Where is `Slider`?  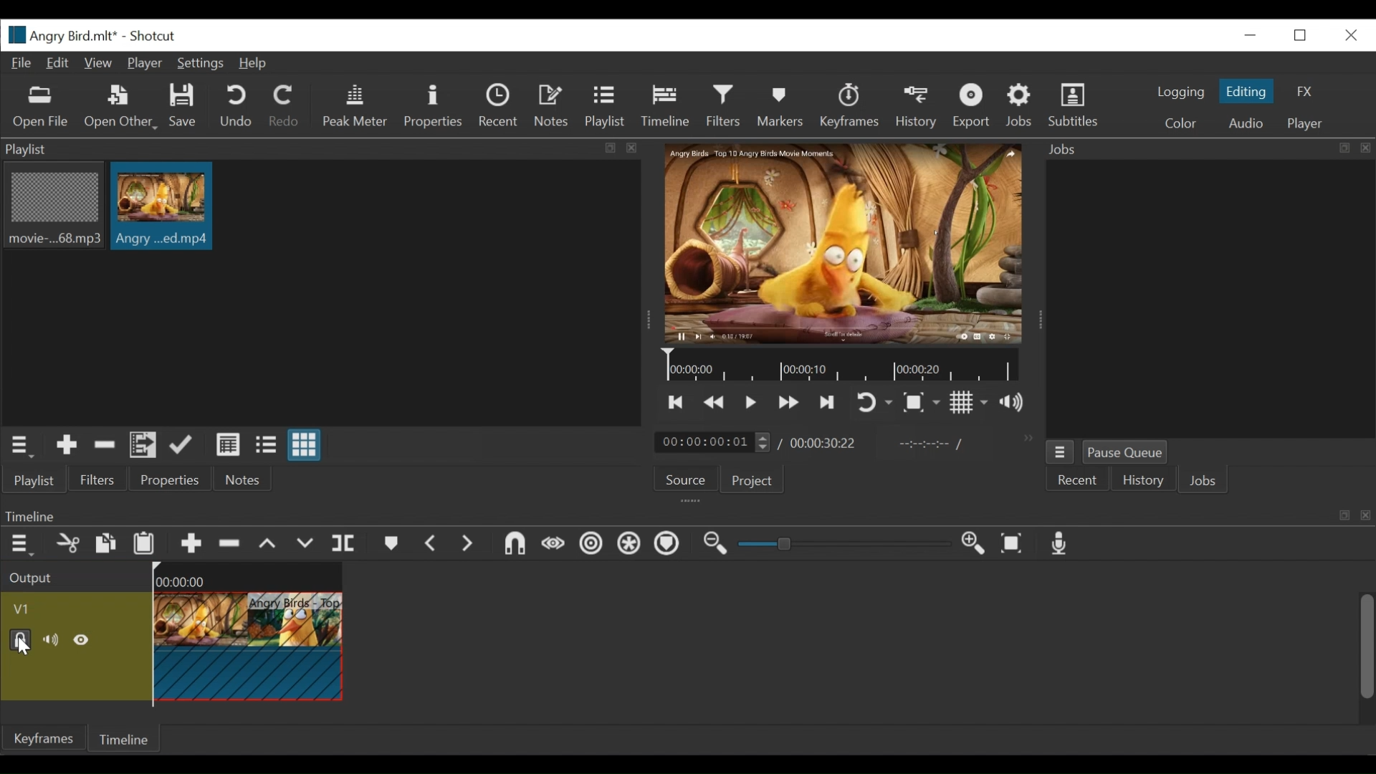
Slider is located at coordinates (848, 544).